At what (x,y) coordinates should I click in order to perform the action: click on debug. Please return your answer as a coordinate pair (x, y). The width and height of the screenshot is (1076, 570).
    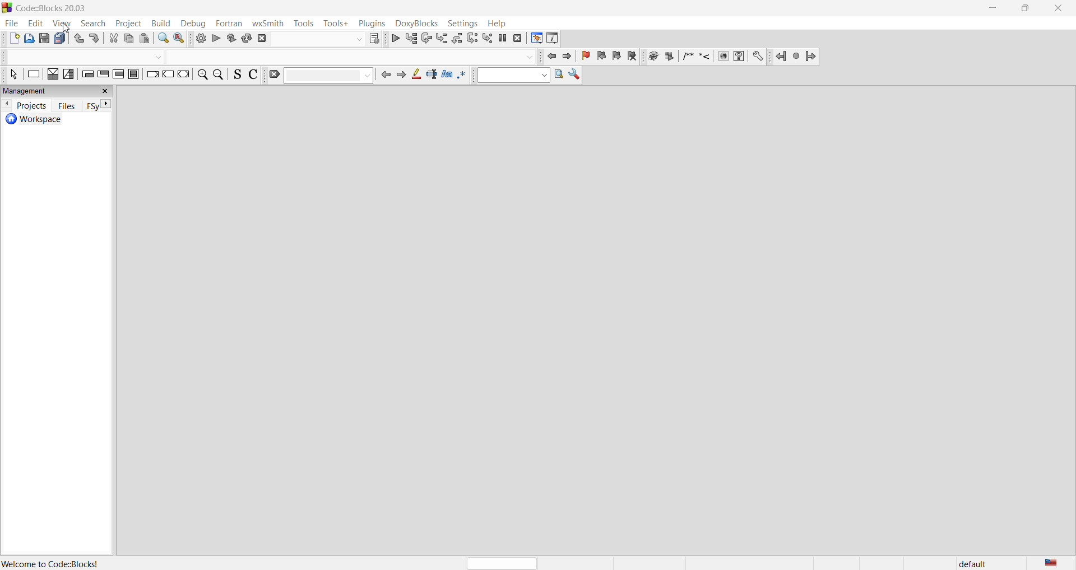
    Looking at the image, I should click on (195, 24).